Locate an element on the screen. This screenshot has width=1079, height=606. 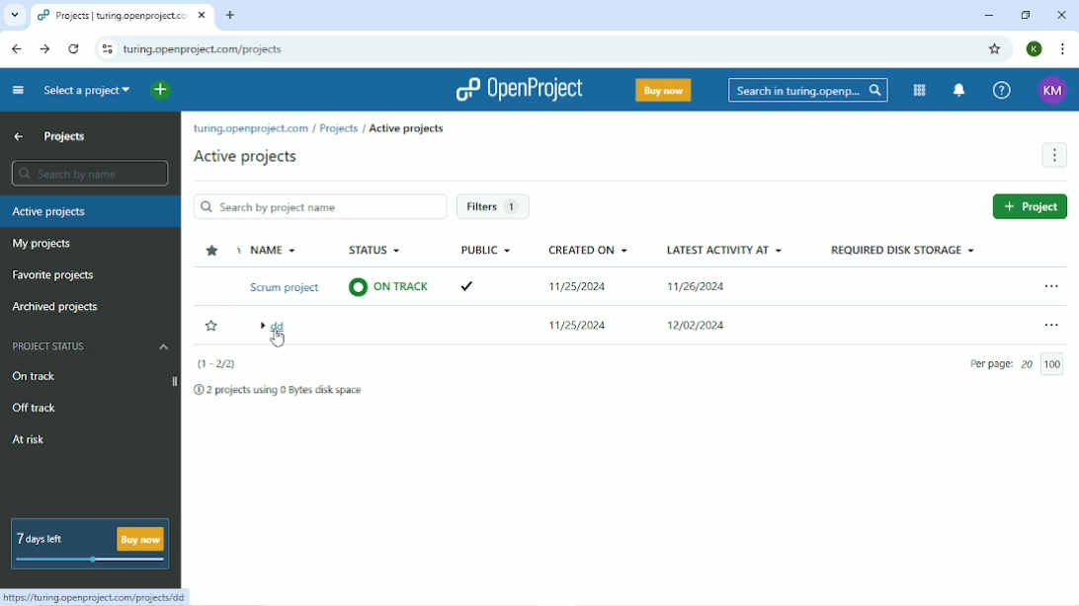
Collapse project menu is located at coordinates (18, 90).